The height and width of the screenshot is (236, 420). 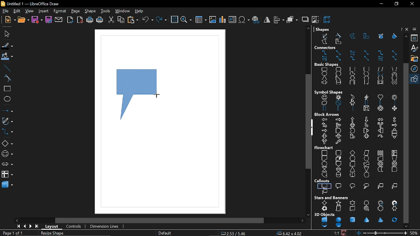 I want to click on 3d effect, so click(x=327, y=19).